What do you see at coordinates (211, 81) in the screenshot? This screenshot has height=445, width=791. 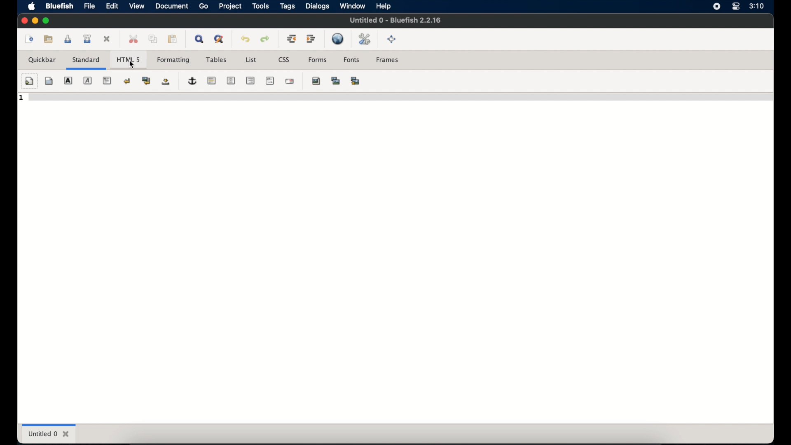 I see `horizontal rule` at bounding box center [211, 81].